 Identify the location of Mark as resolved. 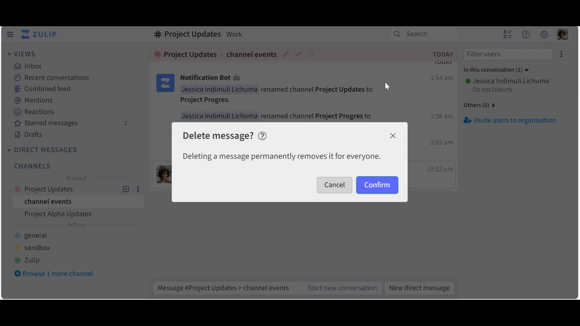
(299, 54).